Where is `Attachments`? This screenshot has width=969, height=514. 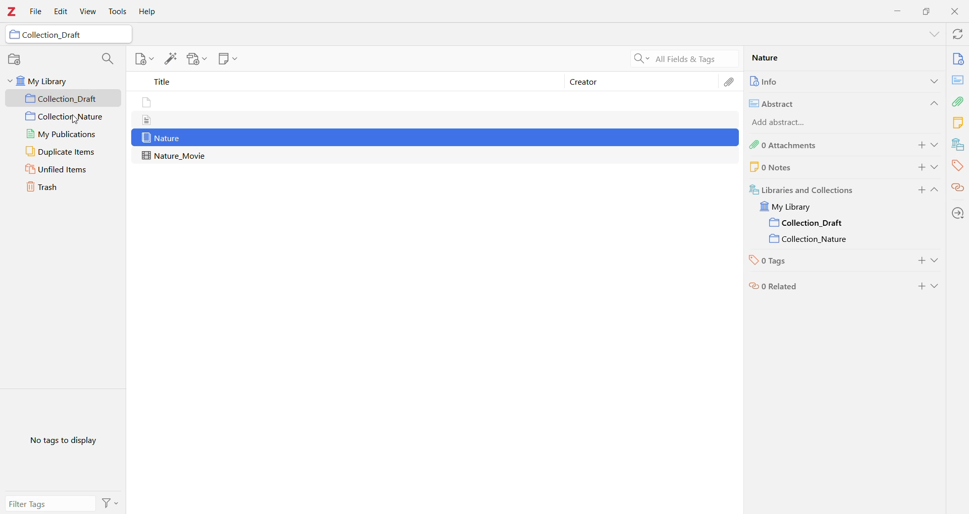
Attachments is located at coordinates (959, 100).